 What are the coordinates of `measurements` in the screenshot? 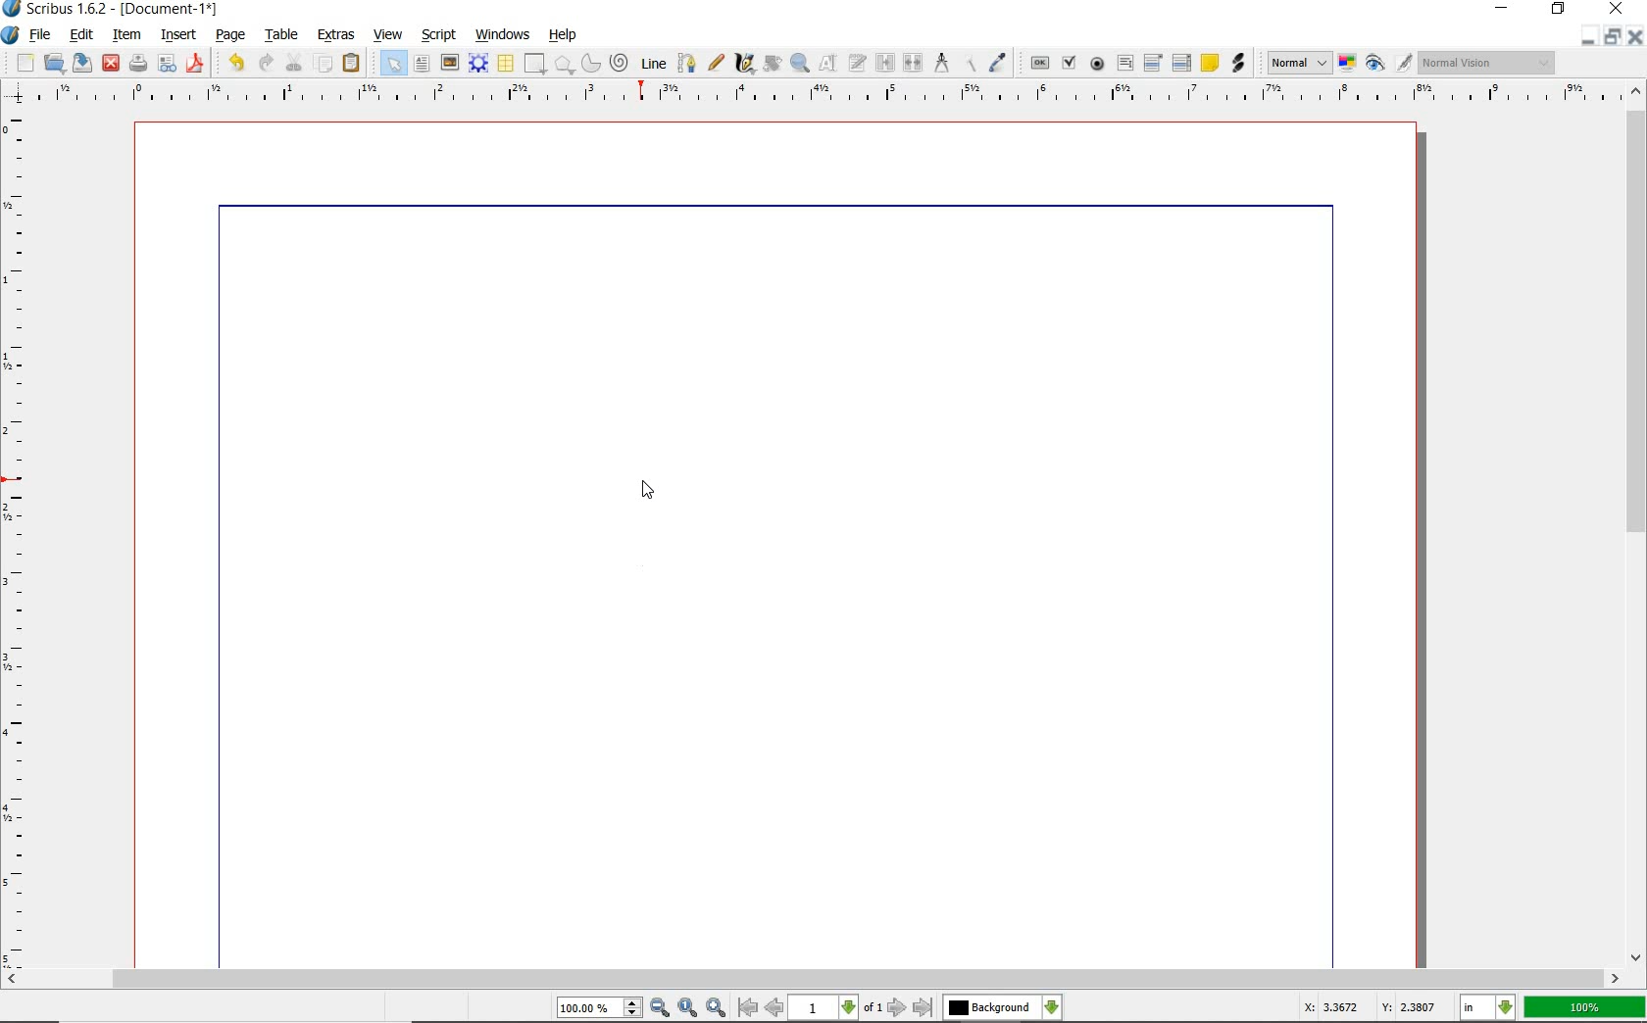 It's located at (942, 62).